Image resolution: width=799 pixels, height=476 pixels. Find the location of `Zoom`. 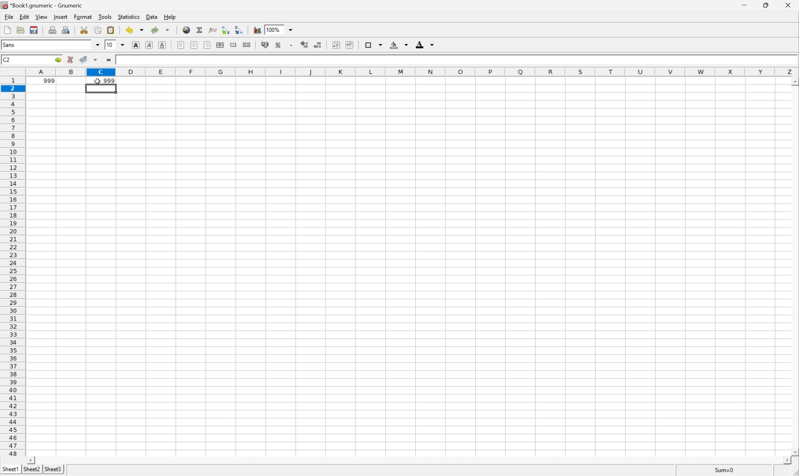

Zoom is located at coordinates (283, 29).